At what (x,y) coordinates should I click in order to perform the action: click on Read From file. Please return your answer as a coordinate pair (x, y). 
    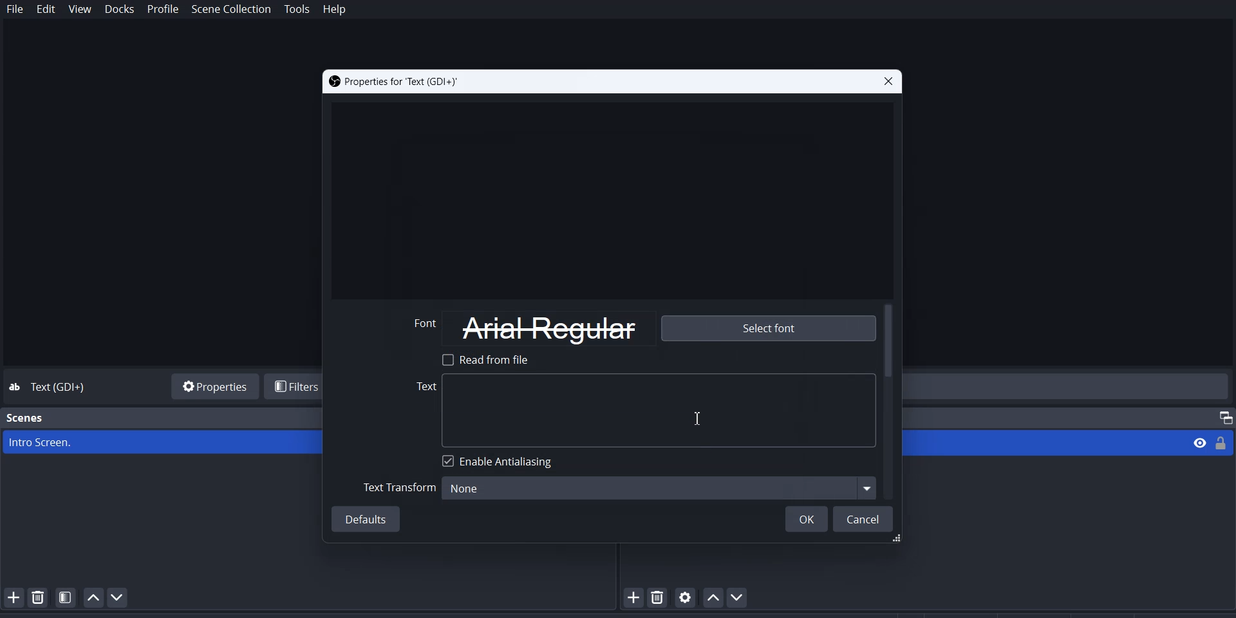
    Looking at the image, I should click on (490, 359).